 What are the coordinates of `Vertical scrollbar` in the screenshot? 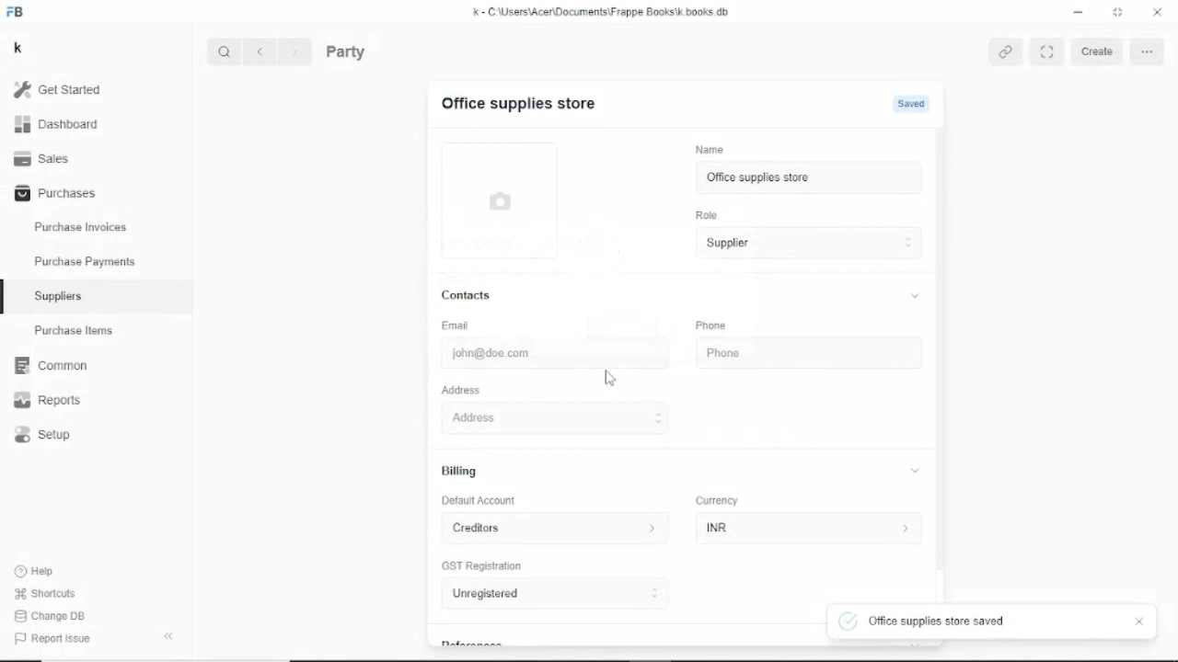 It's located at (942, 346).